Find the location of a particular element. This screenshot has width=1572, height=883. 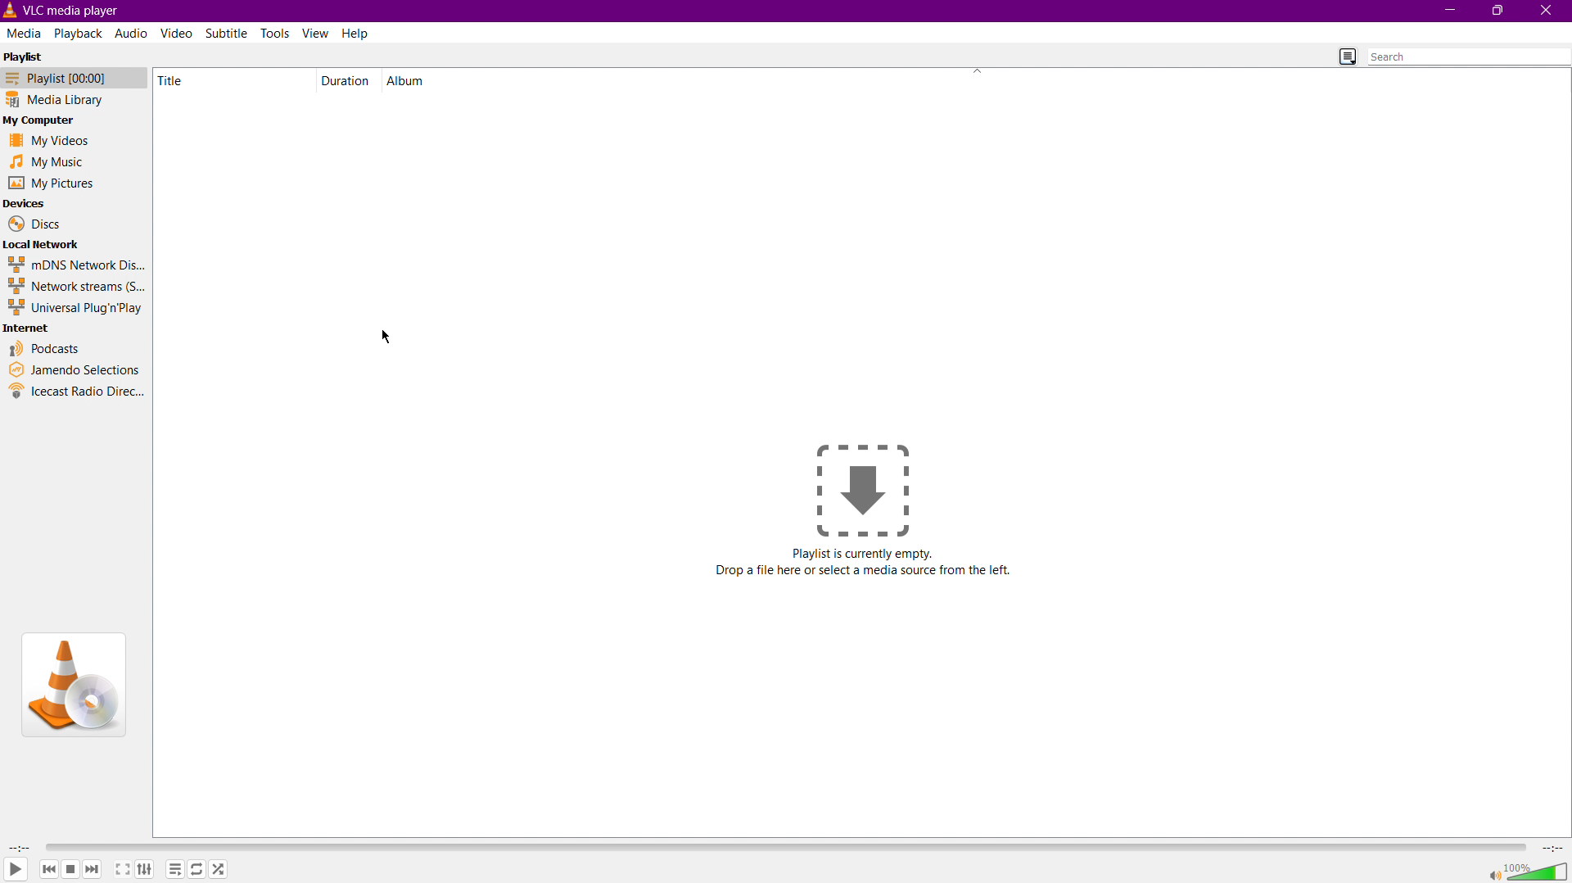

Media Library is located at coordinates (75, 98).